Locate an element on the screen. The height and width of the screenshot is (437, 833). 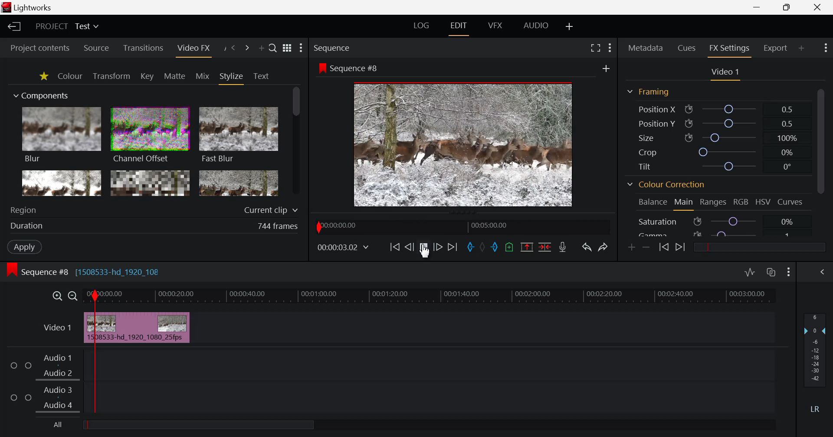
Audio Input Fields is located at coordinates (387, 382).